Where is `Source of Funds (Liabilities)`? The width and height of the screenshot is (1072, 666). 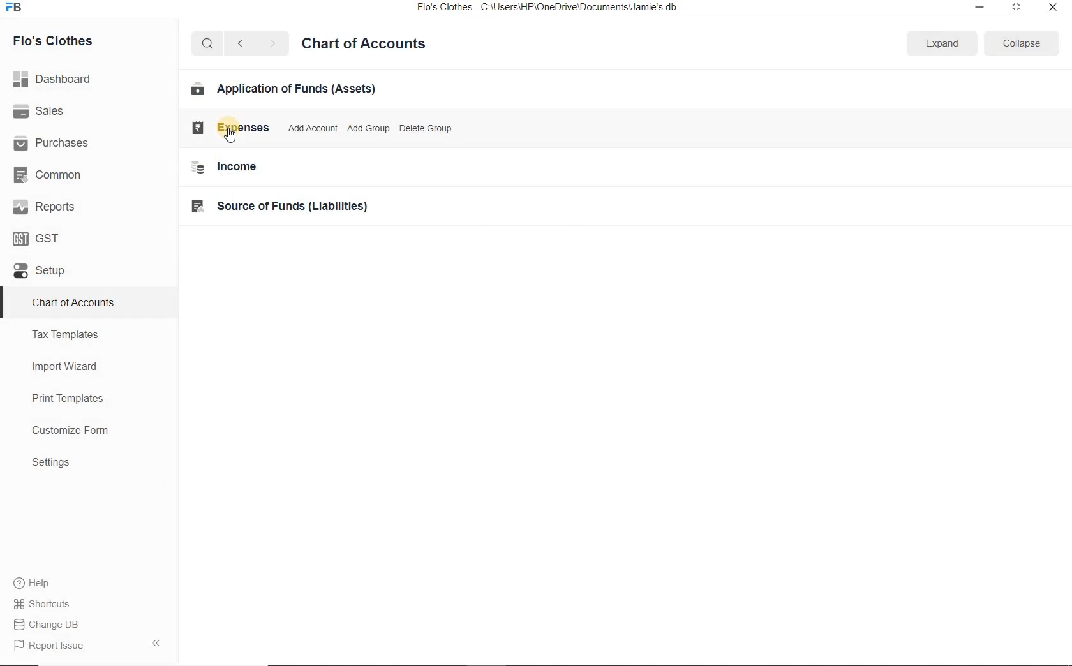 Source of Funds (Liabilities) is located at coordinates (282, 207).